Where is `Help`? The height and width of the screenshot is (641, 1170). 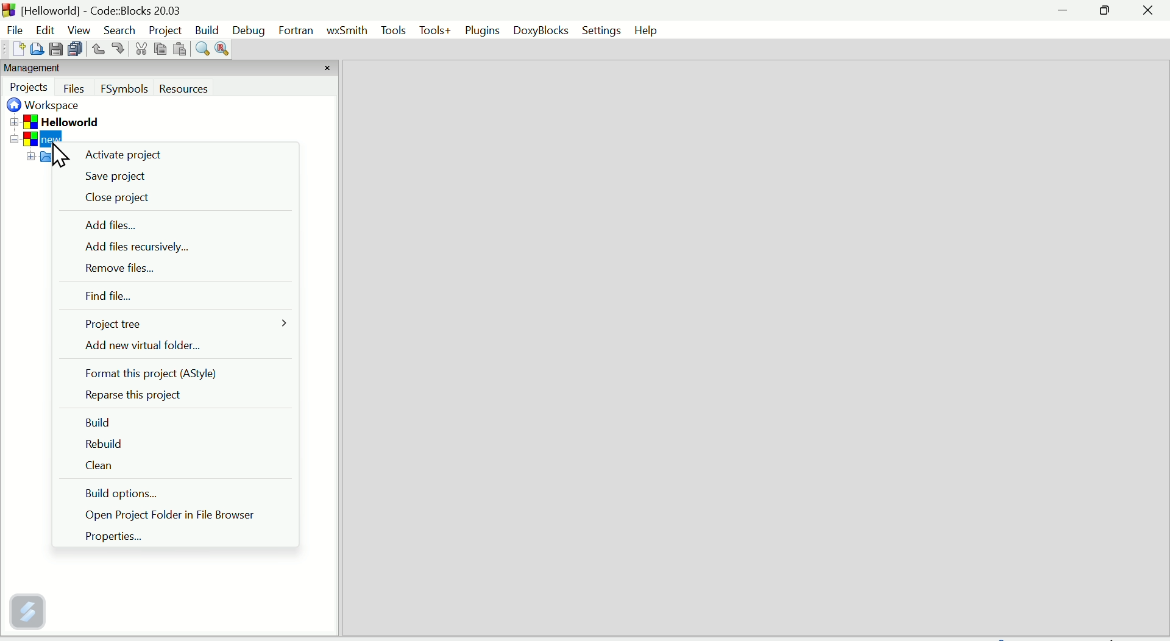
Help is located at coordinates (647, 29).